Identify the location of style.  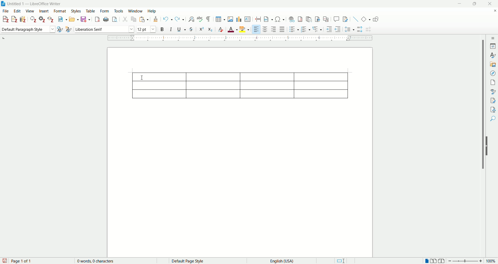
(494, 54).